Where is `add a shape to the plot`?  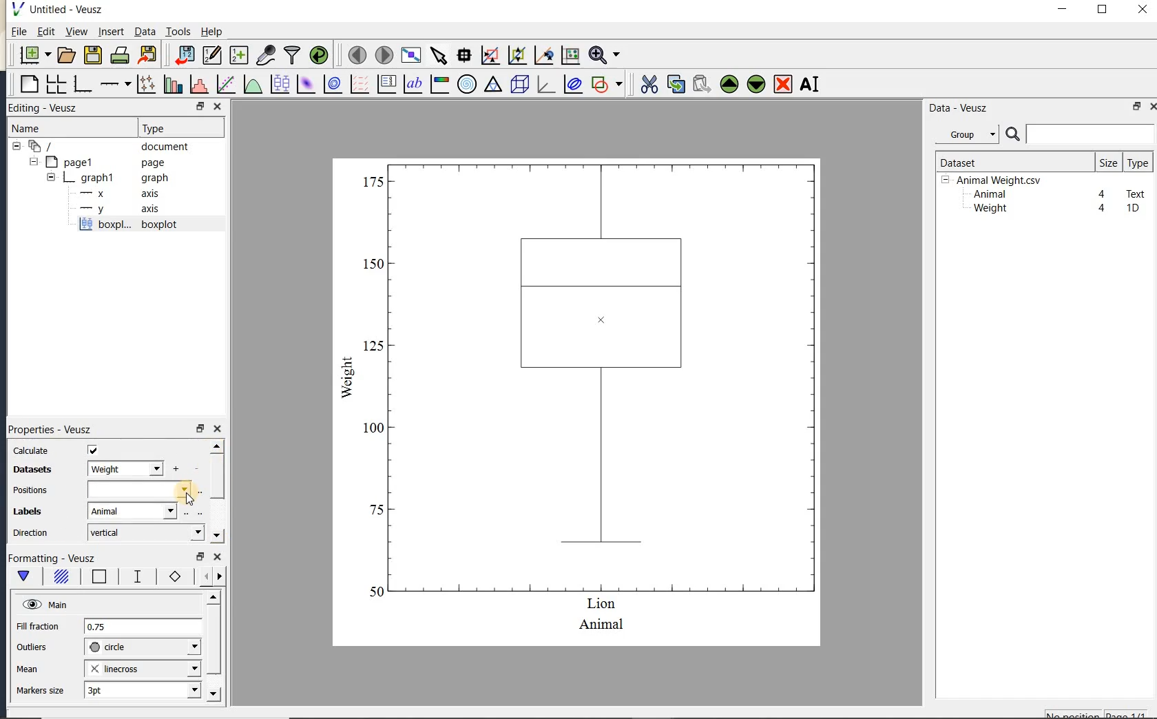 add a shape to the plot is located at coordinates (606, 84).